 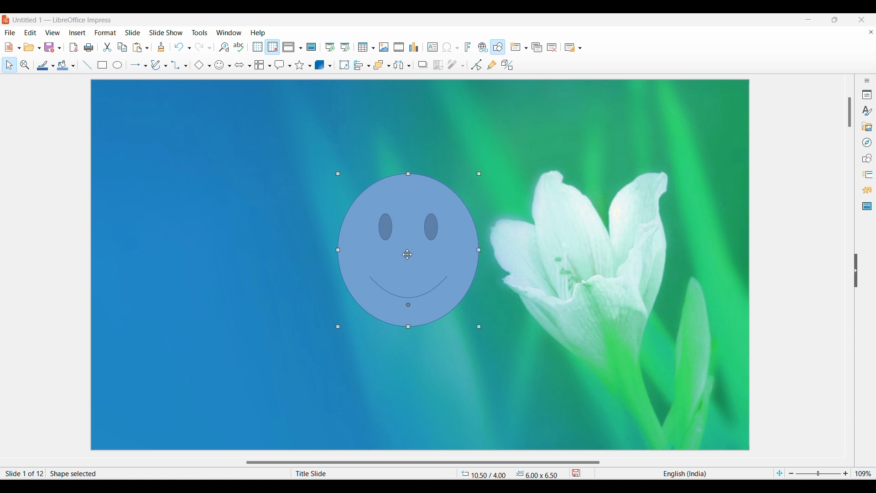 I want to click on Special character chosen, so click(x=447, y=47).